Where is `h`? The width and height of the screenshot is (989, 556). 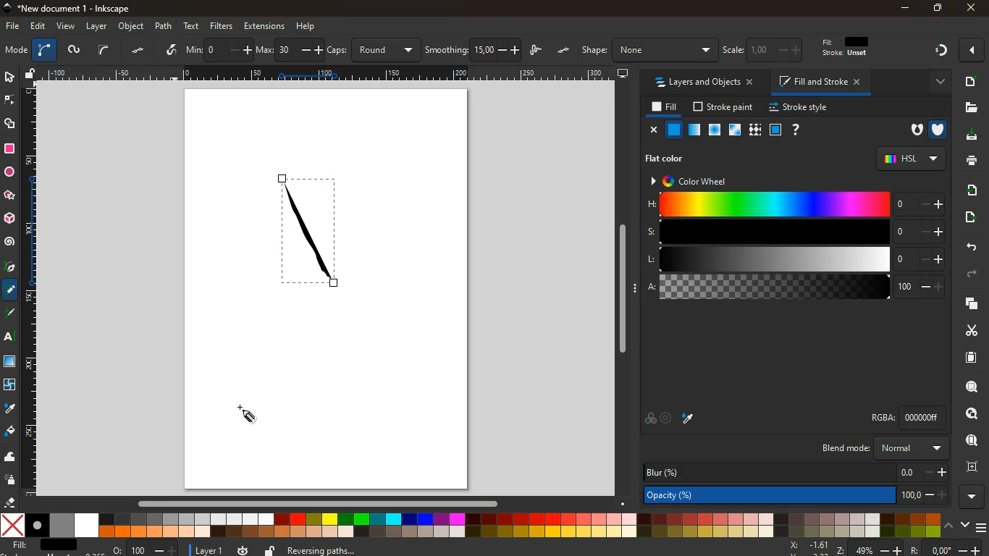
h is located at coordinates (796, 203).